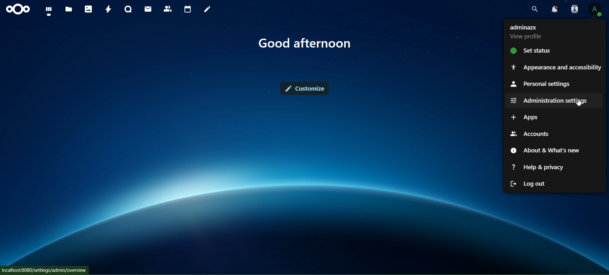  What do you see at coordinates (50, 11) in the screenshot?
I see `dashboard` at bounding box center [50, 11].